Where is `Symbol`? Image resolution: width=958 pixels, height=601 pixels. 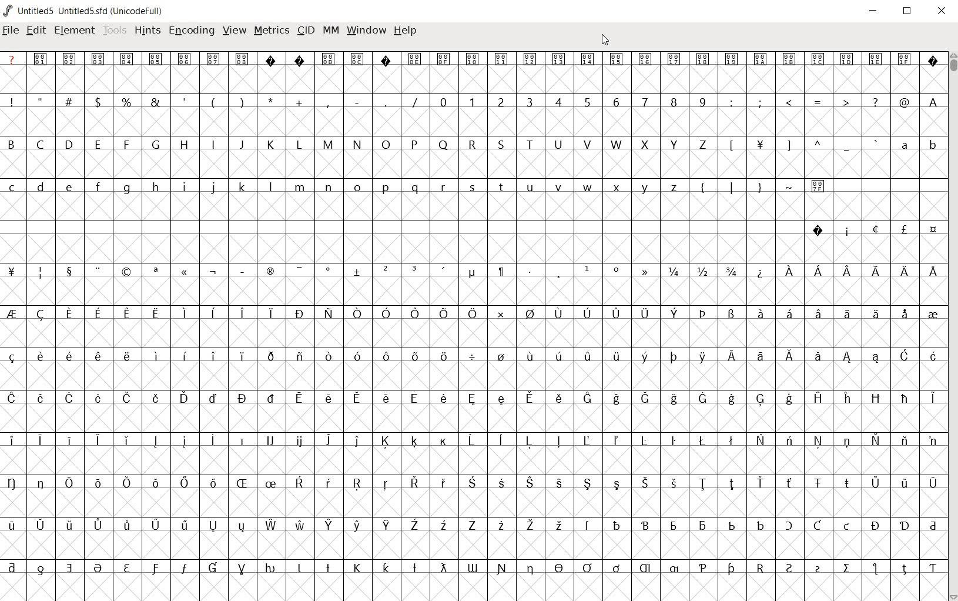
Symbol is located at coordinates (472, 526).